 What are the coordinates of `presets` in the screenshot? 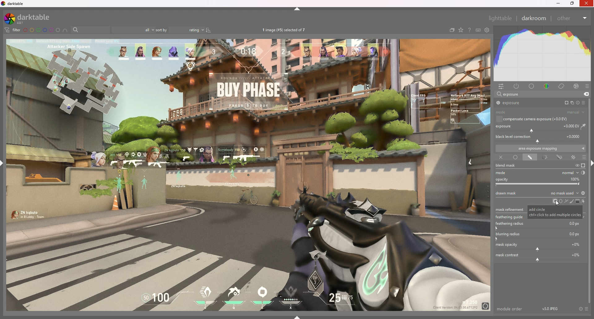 It's located at (587, 309).